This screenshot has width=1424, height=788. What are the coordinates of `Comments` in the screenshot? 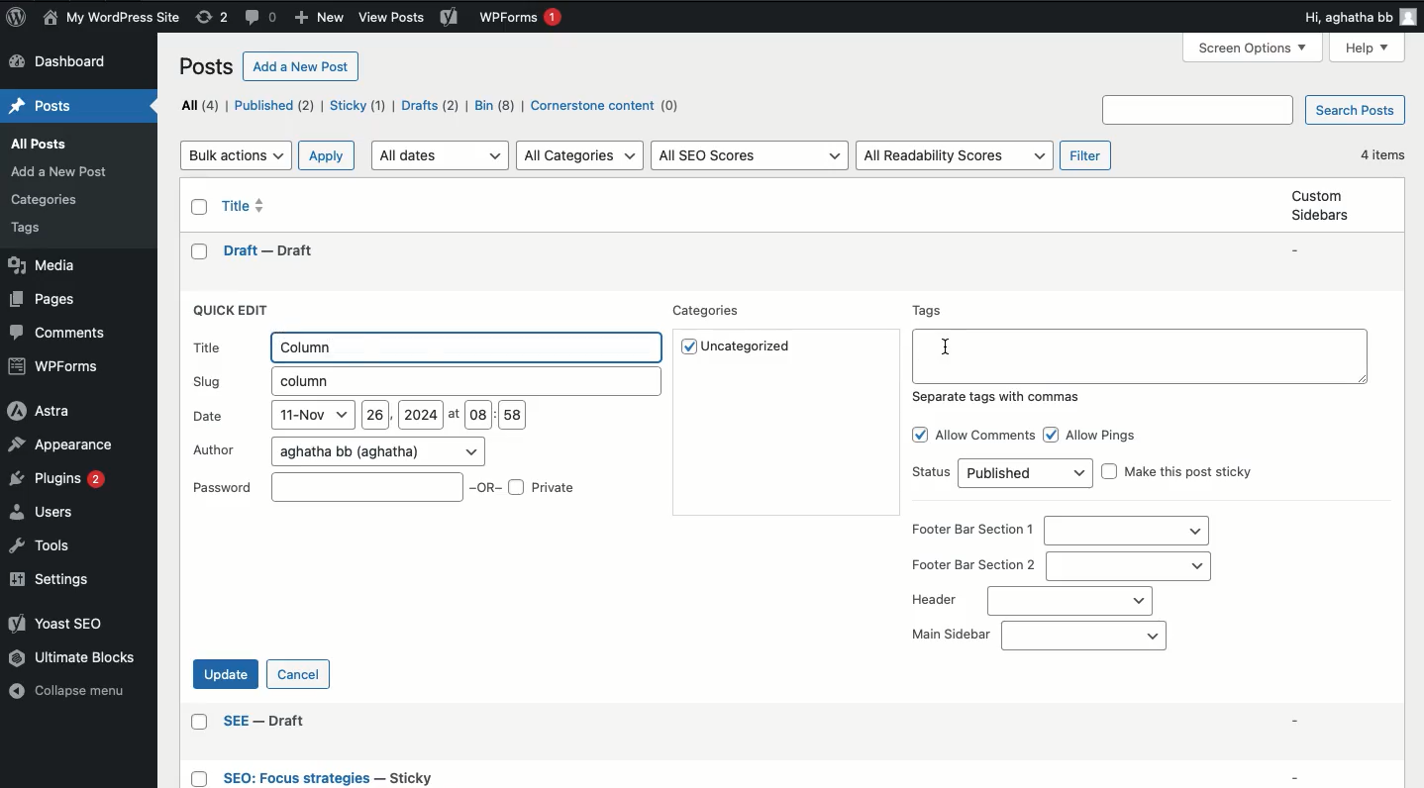 It's located at (55, 334).